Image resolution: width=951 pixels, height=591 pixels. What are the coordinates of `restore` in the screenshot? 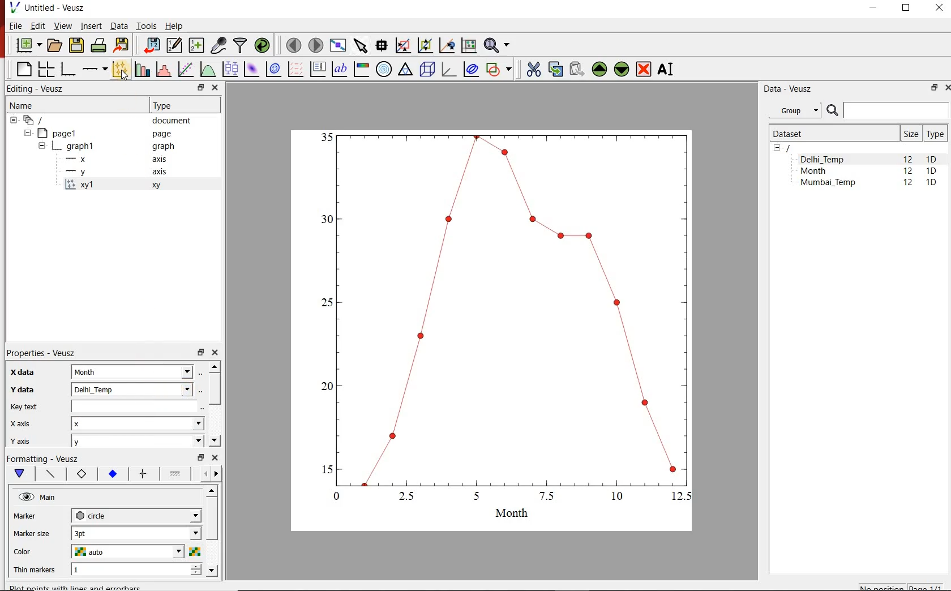 It's located at (200, 352).